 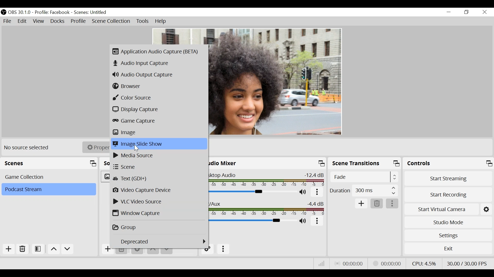 I want to click on Add, so click(x=8, y=249).